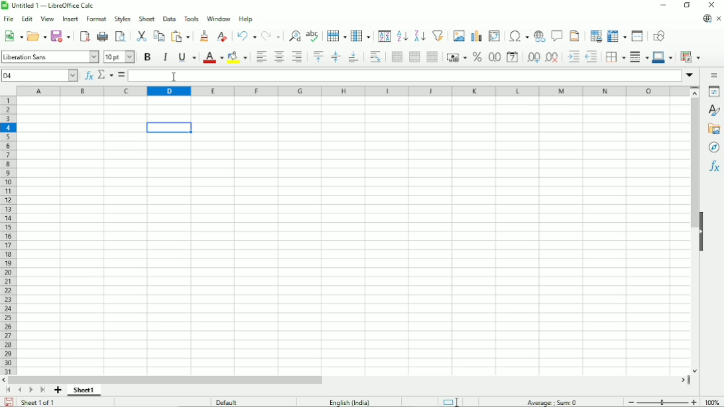  What do you see at coordinates (123, 19) in the screenshot?
I see `Style` at bounding box center [123, 19].